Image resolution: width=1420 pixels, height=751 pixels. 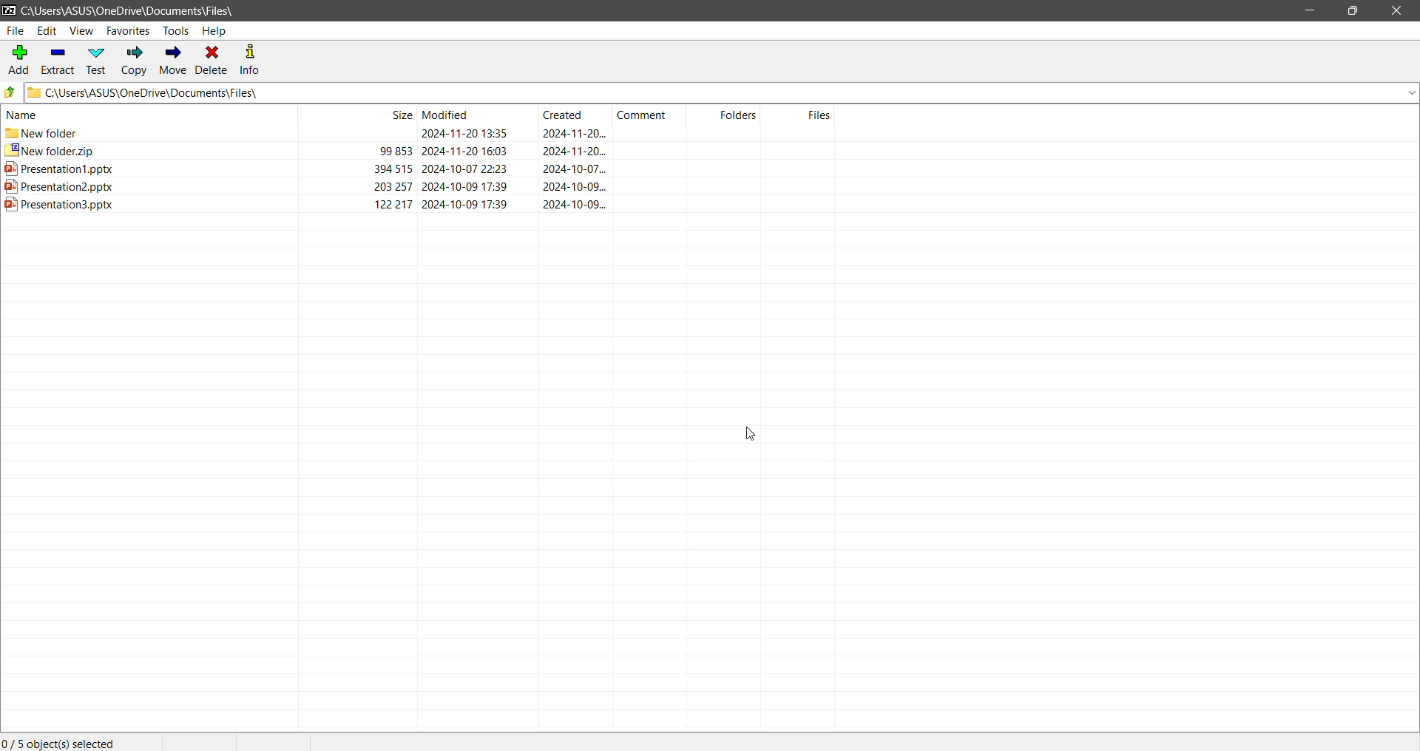 I want to click on Tools, so click(x=175, y=30).